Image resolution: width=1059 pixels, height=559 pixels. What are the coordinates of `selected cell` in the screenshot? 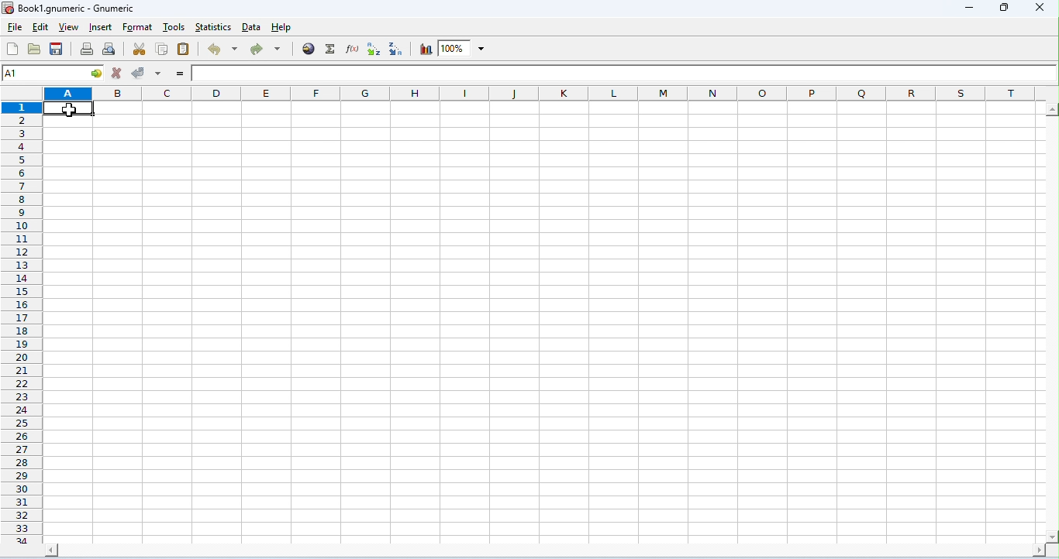 It's located at (70, 109).